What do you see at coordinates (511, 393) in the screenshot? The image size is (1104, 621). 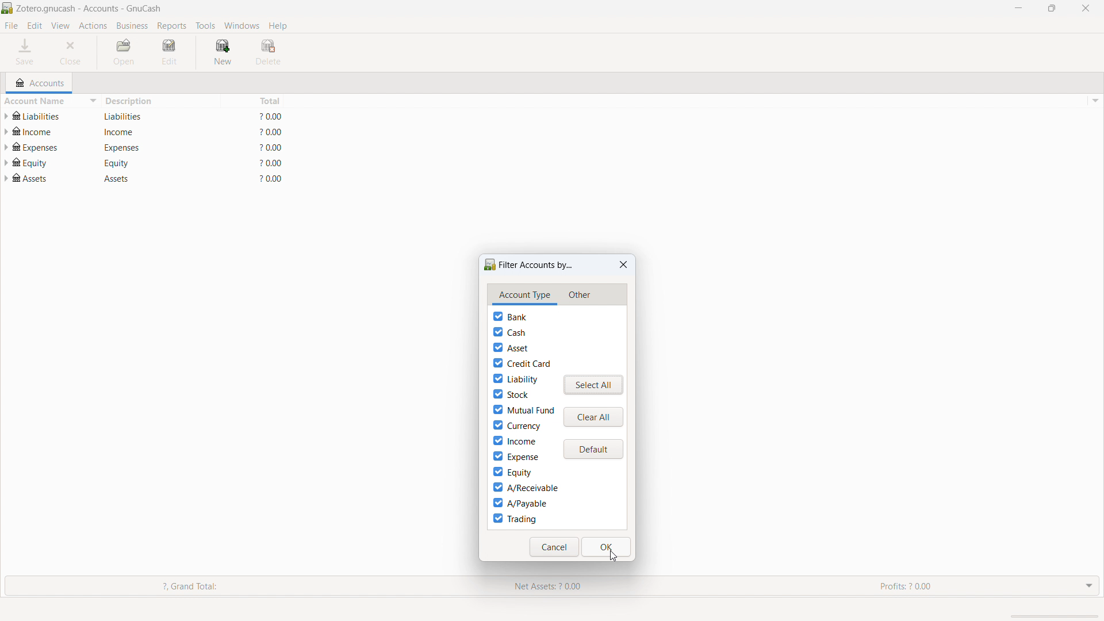 I see `stock` at bounding box center [511, 393].